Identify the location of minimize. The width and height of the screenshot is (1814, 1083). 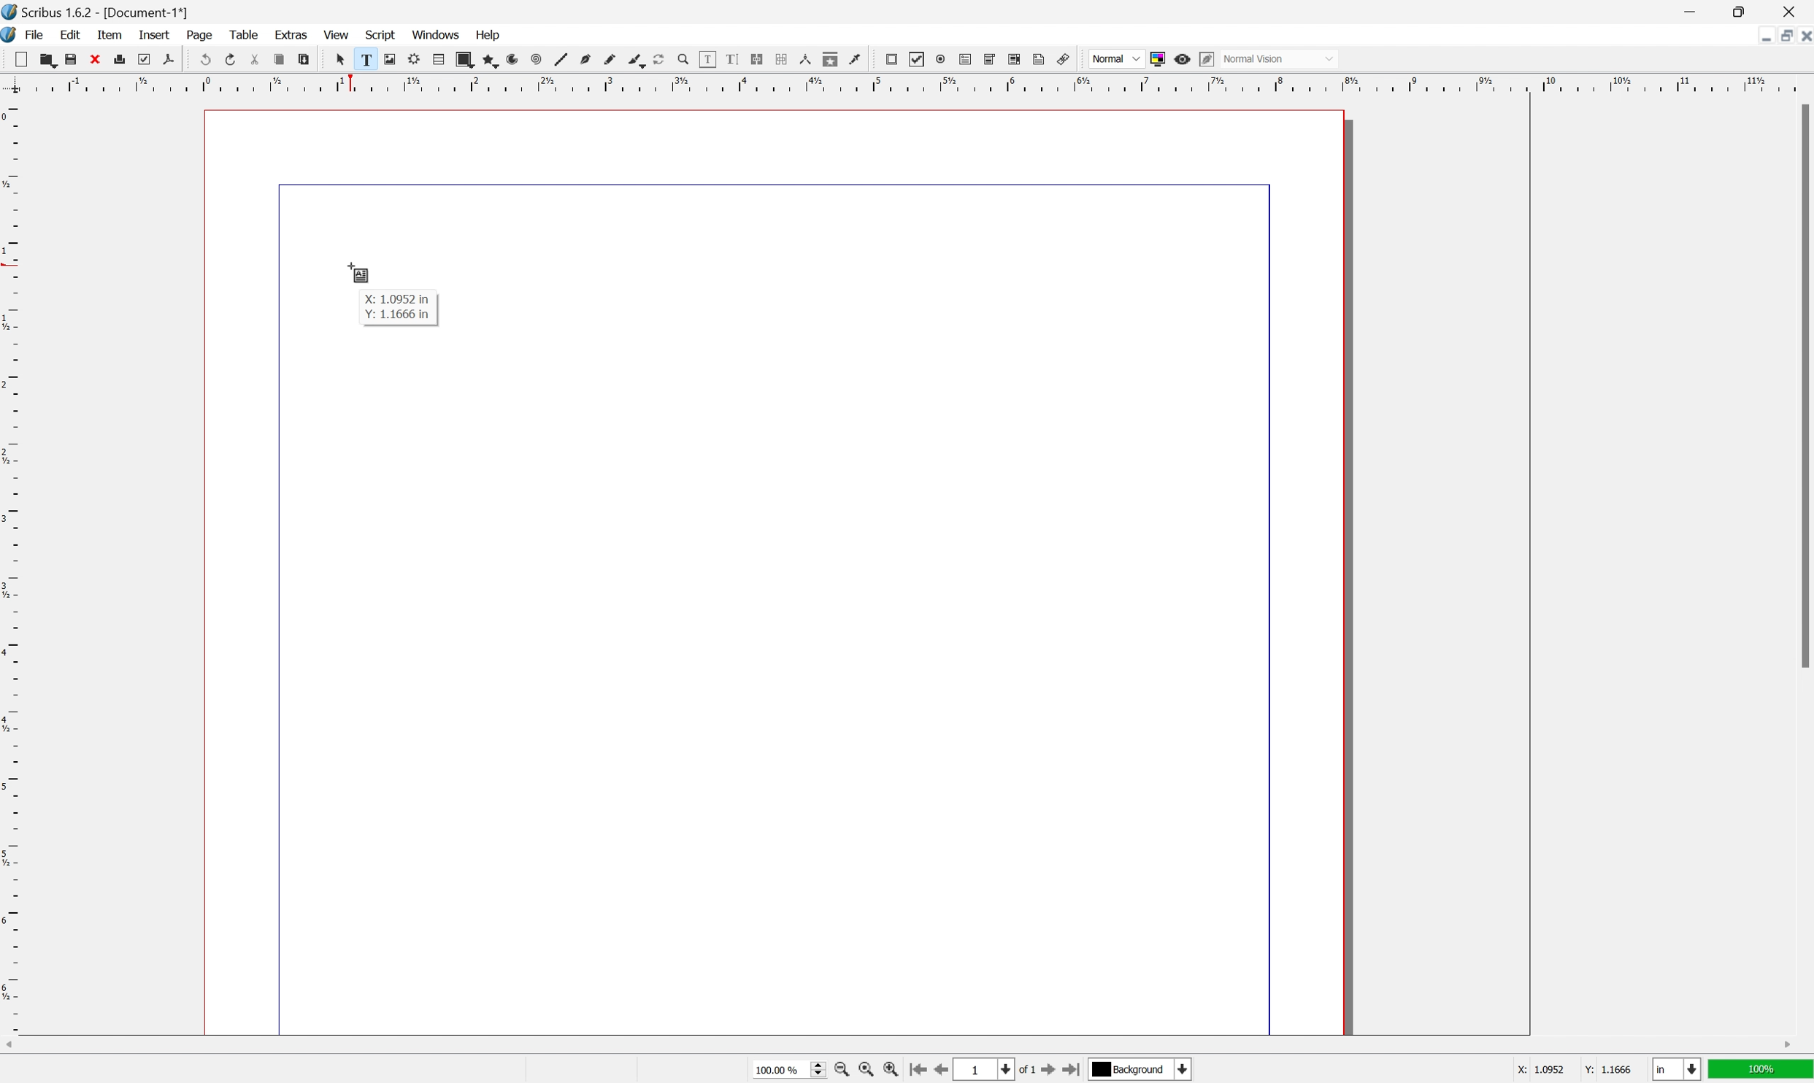
(1689, 11).